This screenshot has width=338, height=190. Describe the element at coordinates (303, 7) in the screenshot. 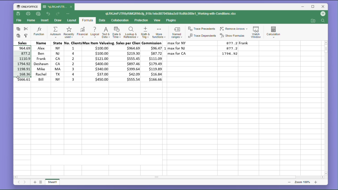

I see `minimize` at that location.